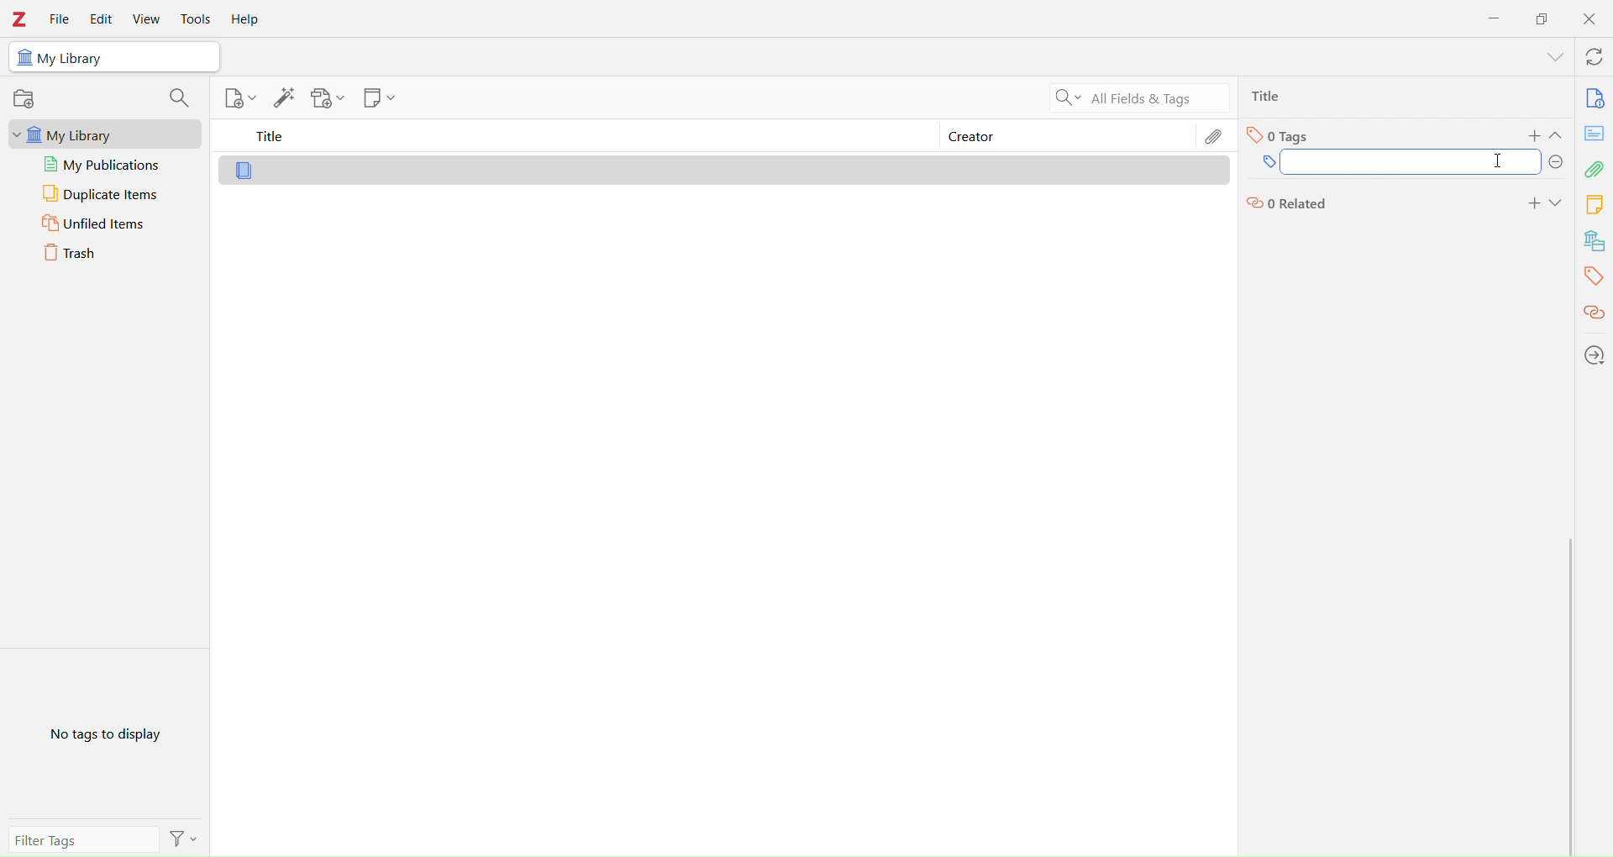 The height and width of the screenshot is (857, 1613). Describe the element at coordinates (20, 19) in the screenshot. I see `Zotero` at that location.